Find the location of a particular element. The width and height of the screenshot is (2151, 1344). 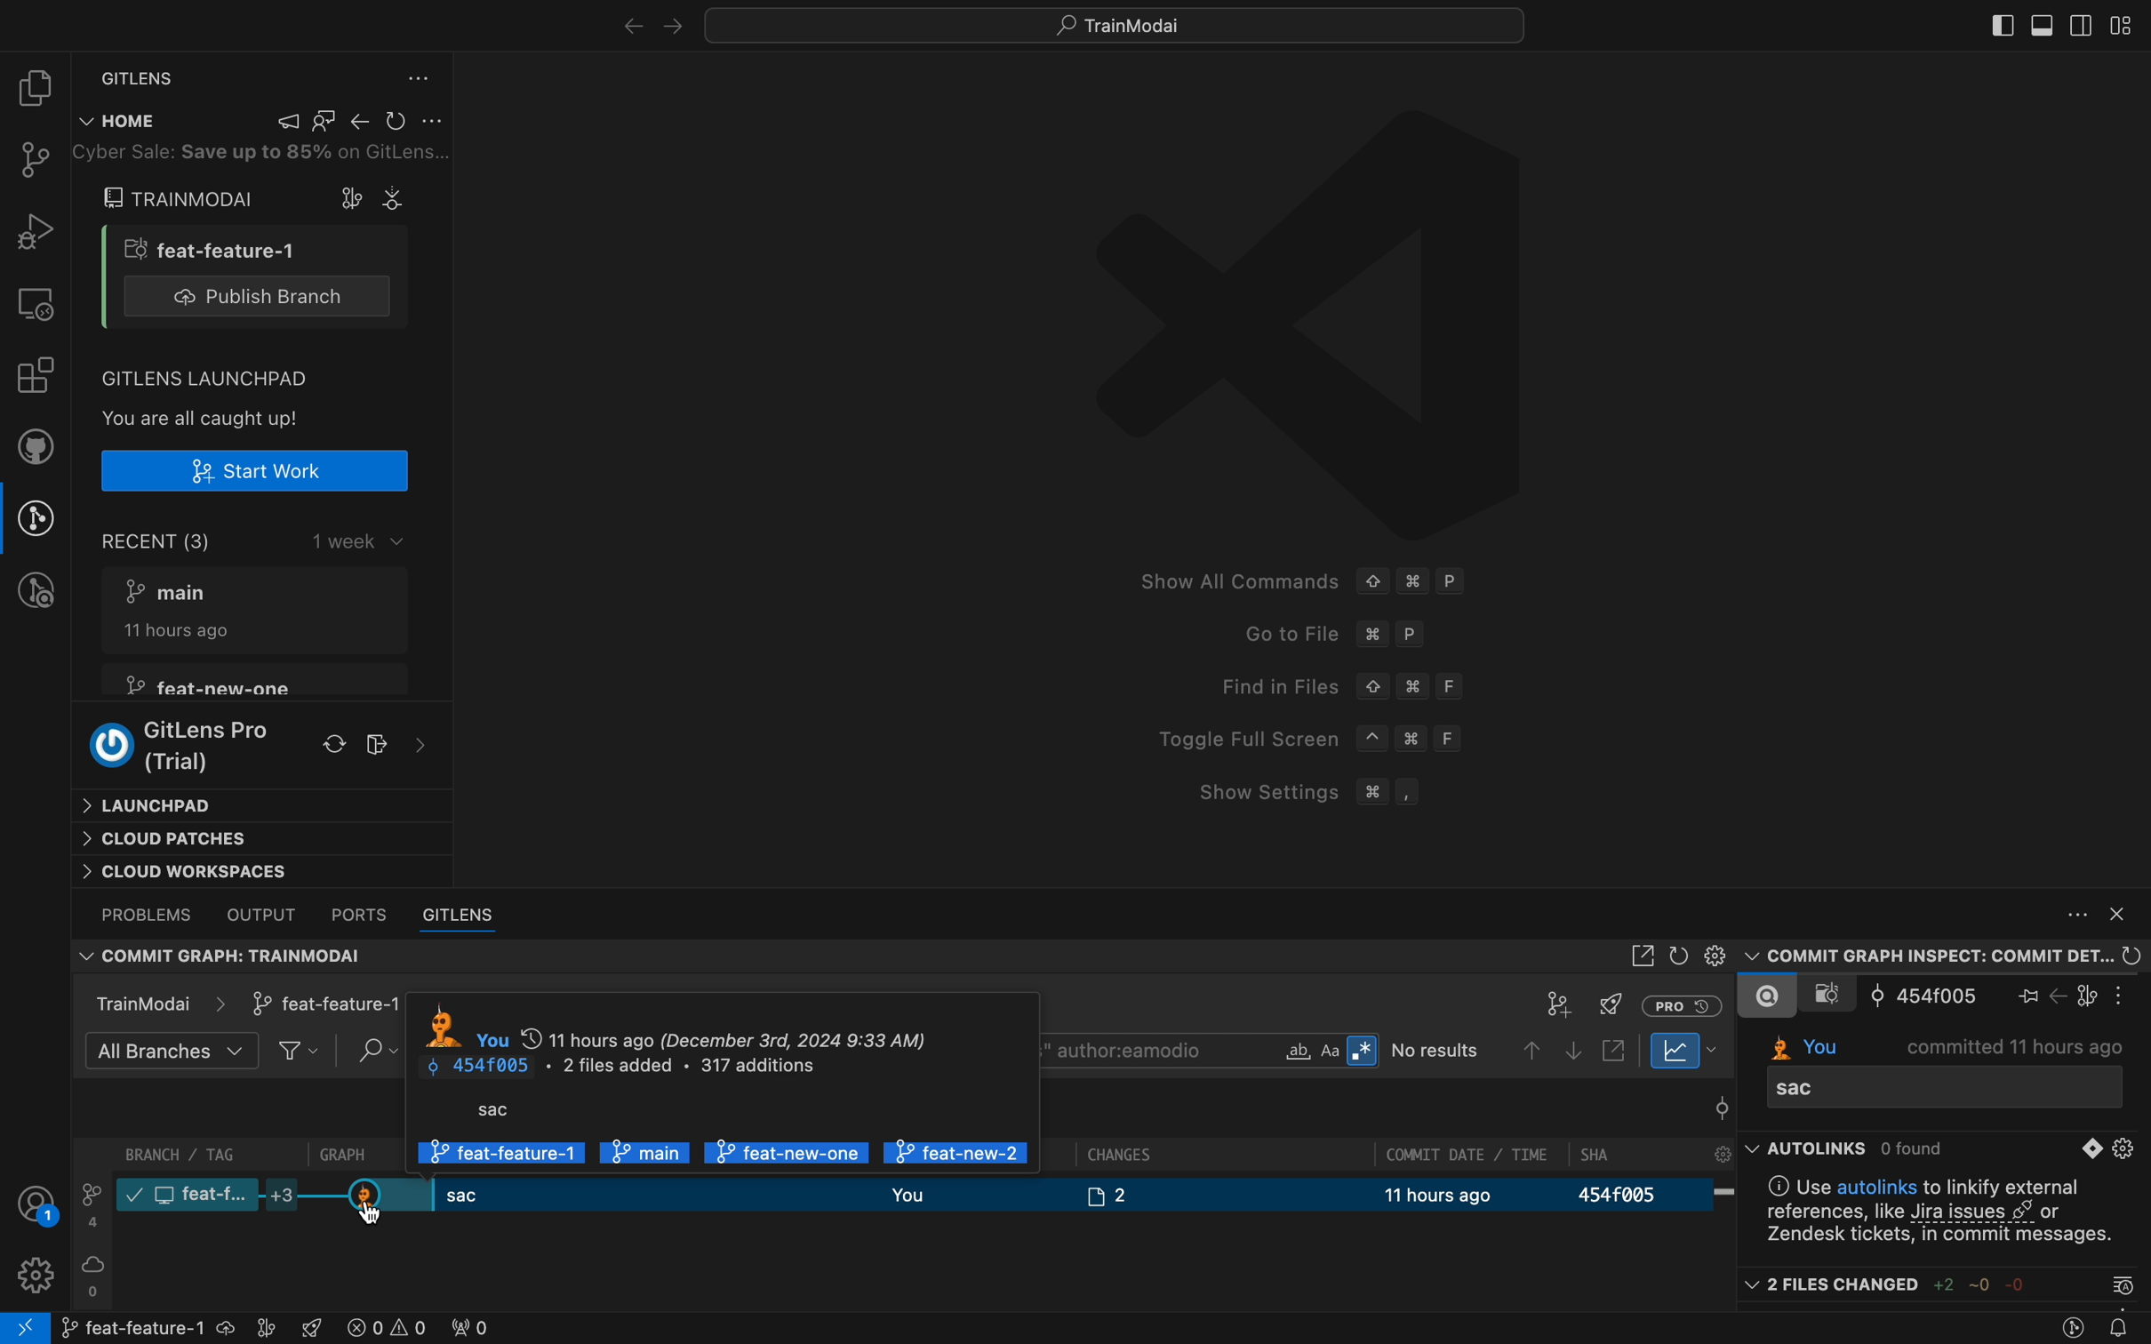

 is located at coordinates (1611, 1054).